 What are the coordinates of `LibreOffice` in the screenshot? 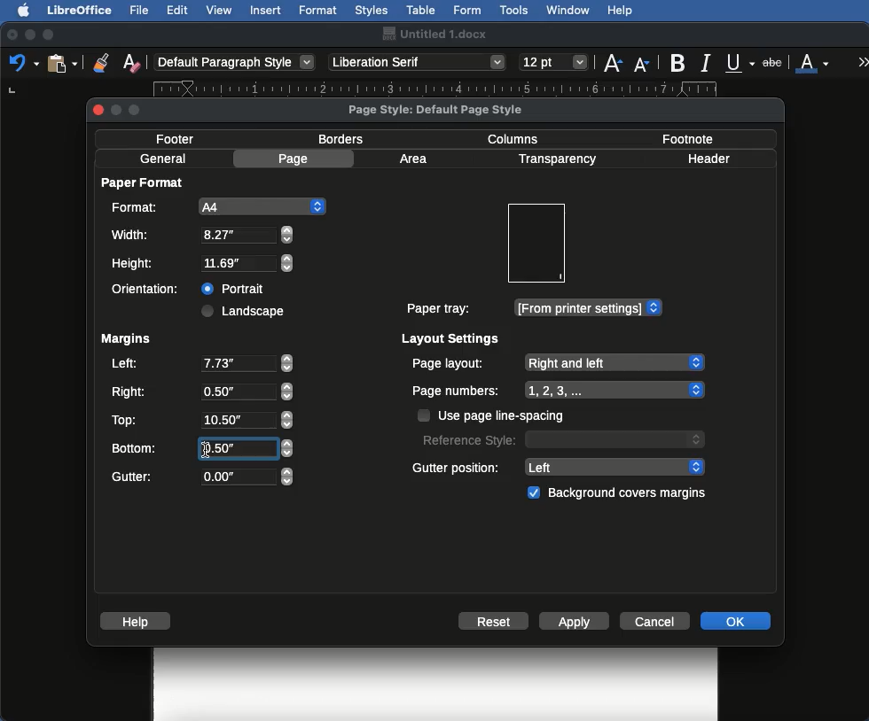 It's located at (79, 10).